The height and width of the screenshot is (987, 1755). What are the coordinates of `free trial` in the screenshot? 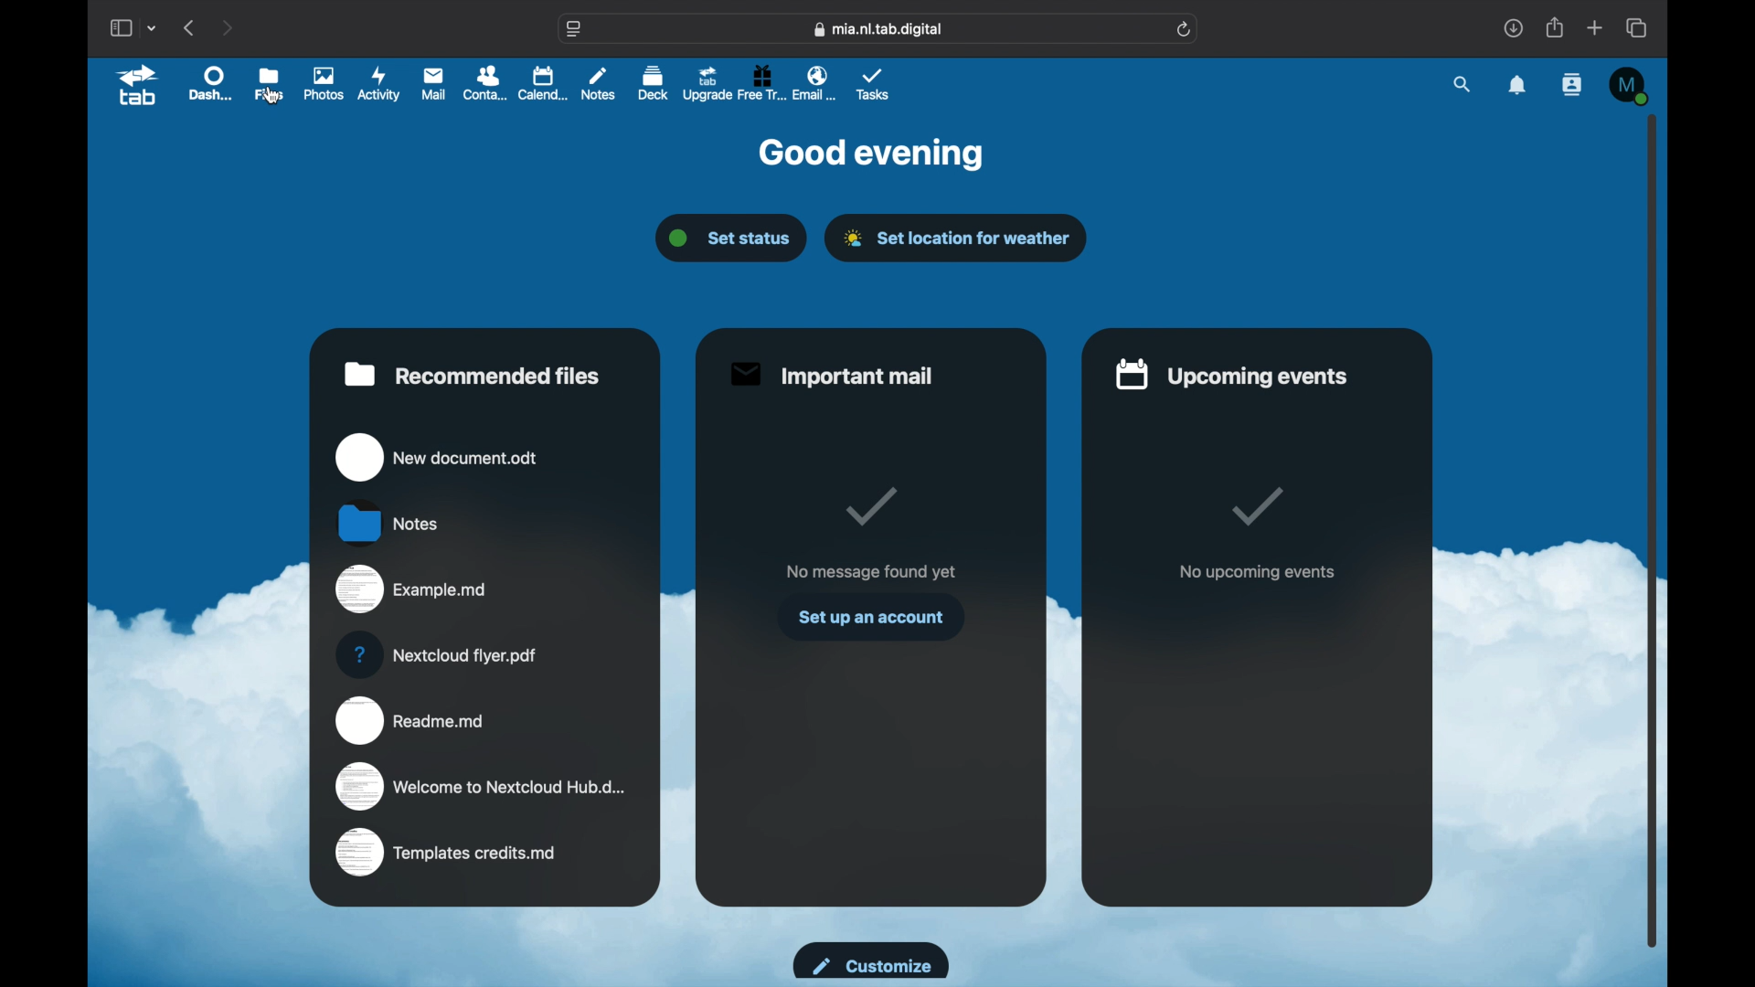 It's located at (762, 82).